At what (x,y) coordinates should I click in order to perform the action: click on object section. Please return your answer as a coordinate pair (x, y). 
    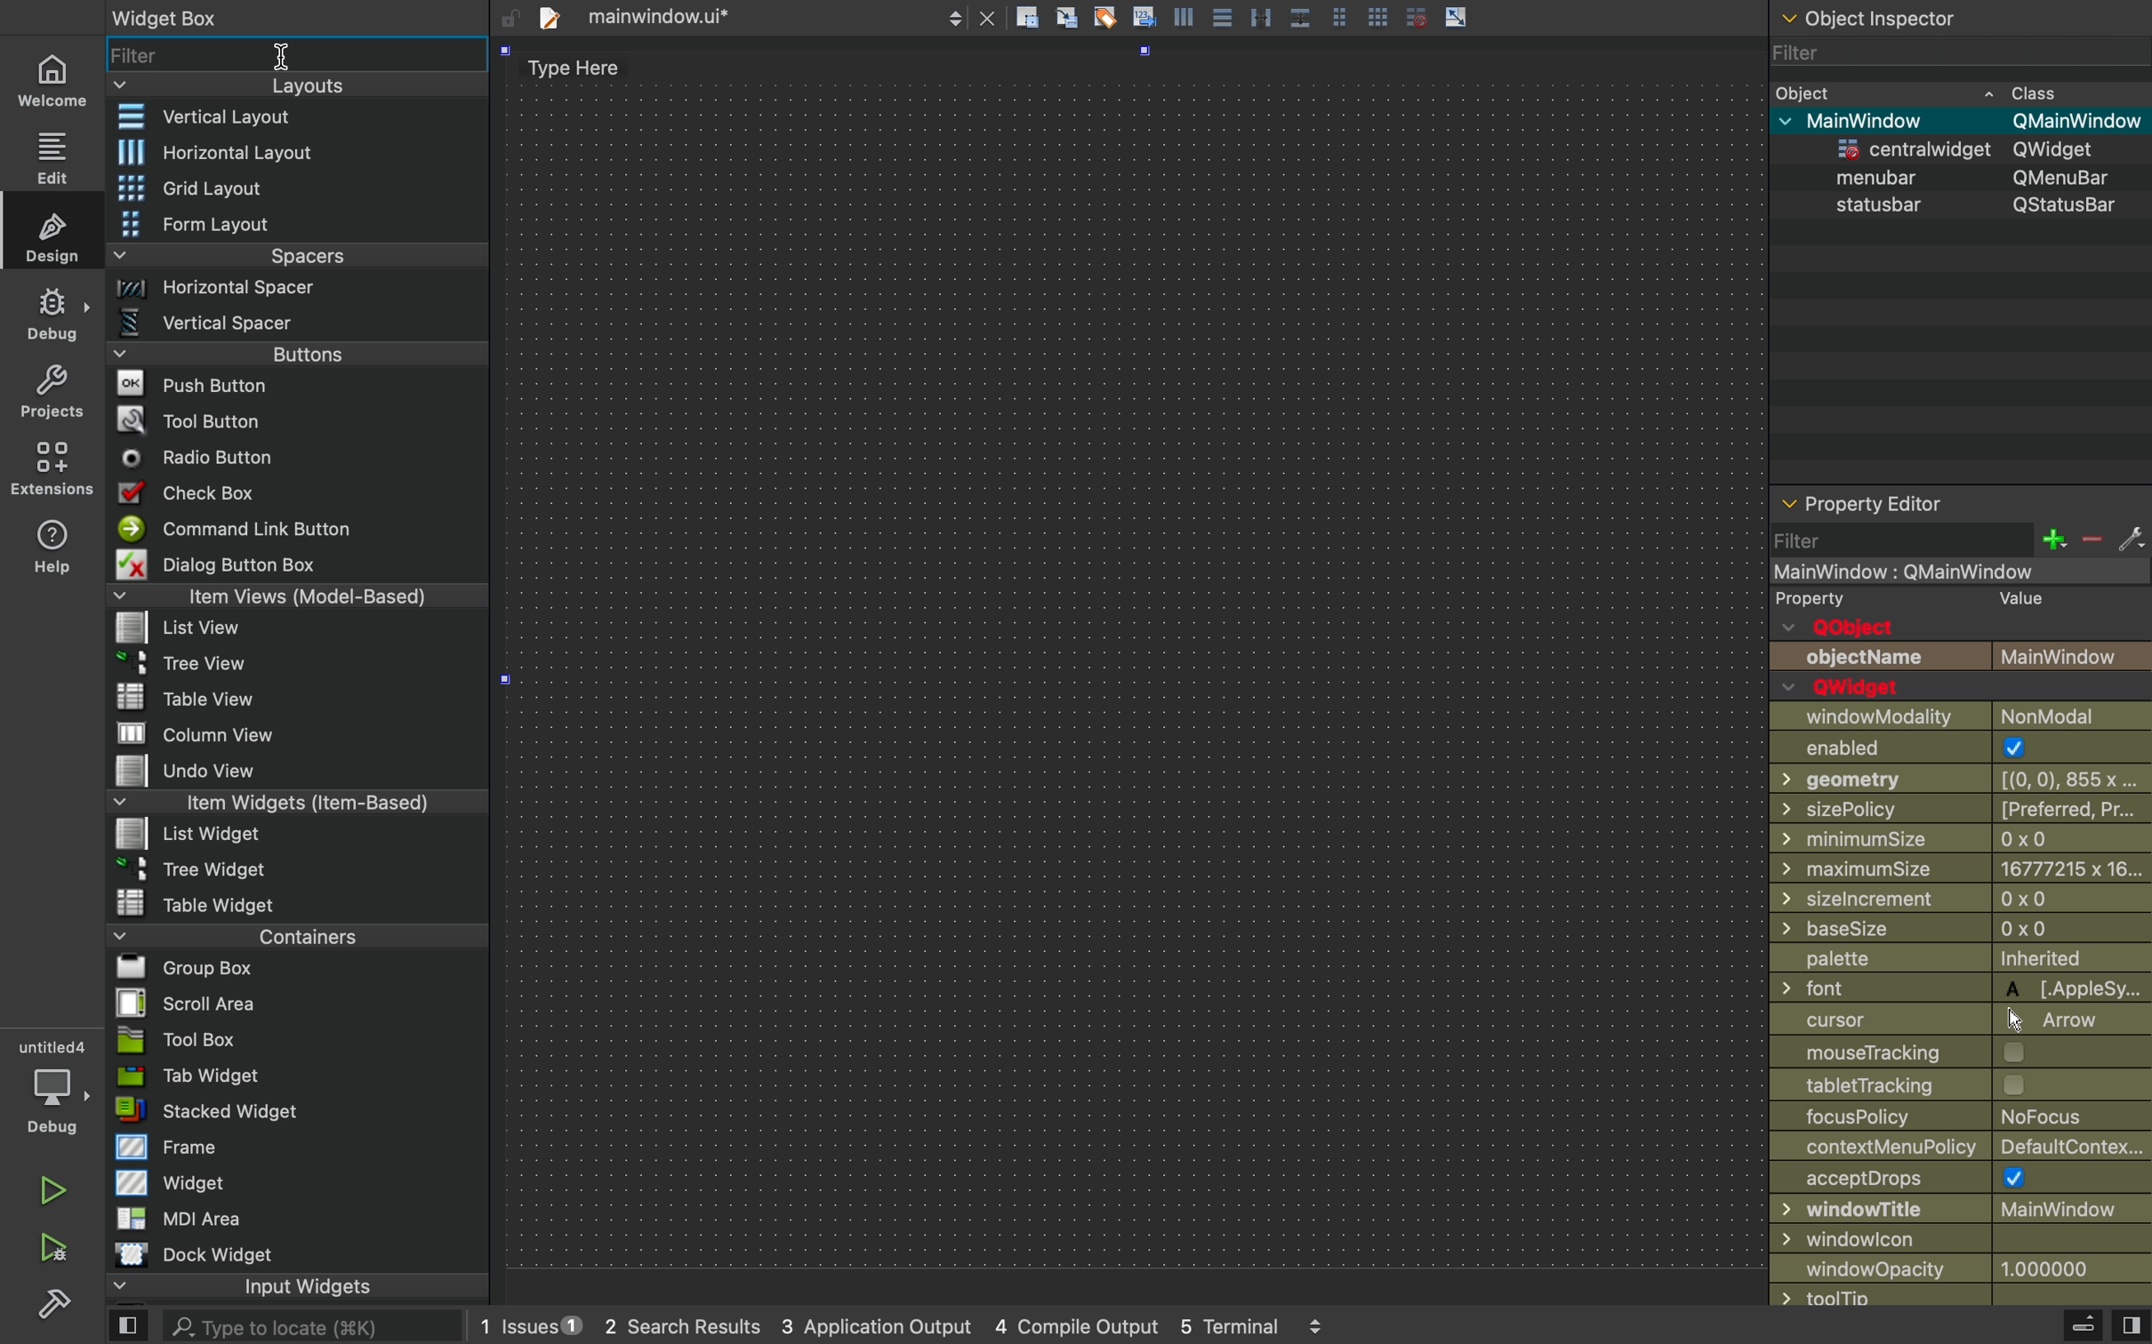
    Looking at the image, I should click on (1955, 20).